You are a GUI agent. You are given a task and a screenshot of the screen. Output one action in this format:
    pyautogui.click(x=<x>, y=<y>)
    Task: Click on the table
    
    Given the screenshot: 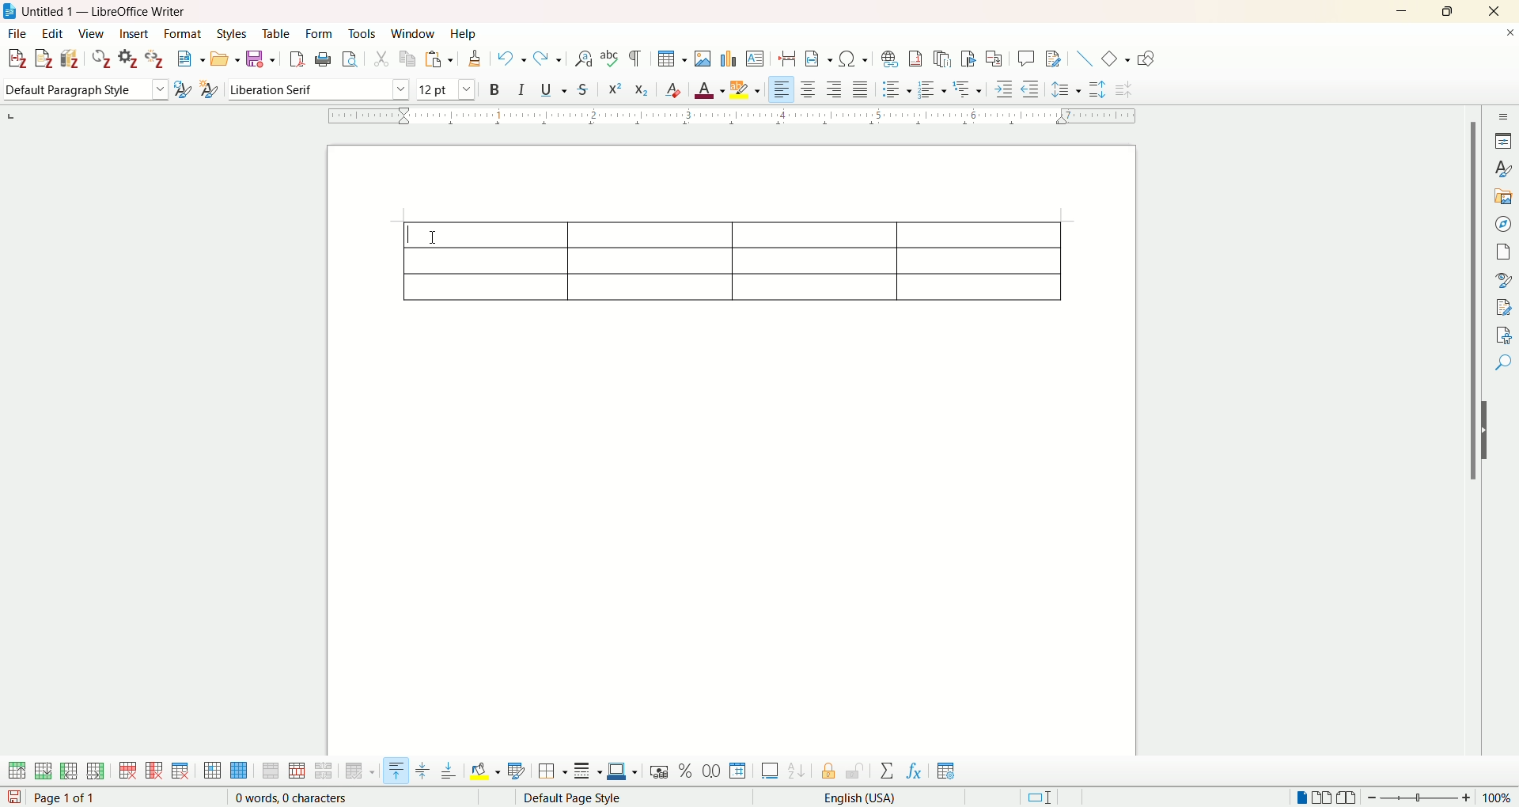 What is the action you would take?
    pyautogui.click(x=278, y=32)
    